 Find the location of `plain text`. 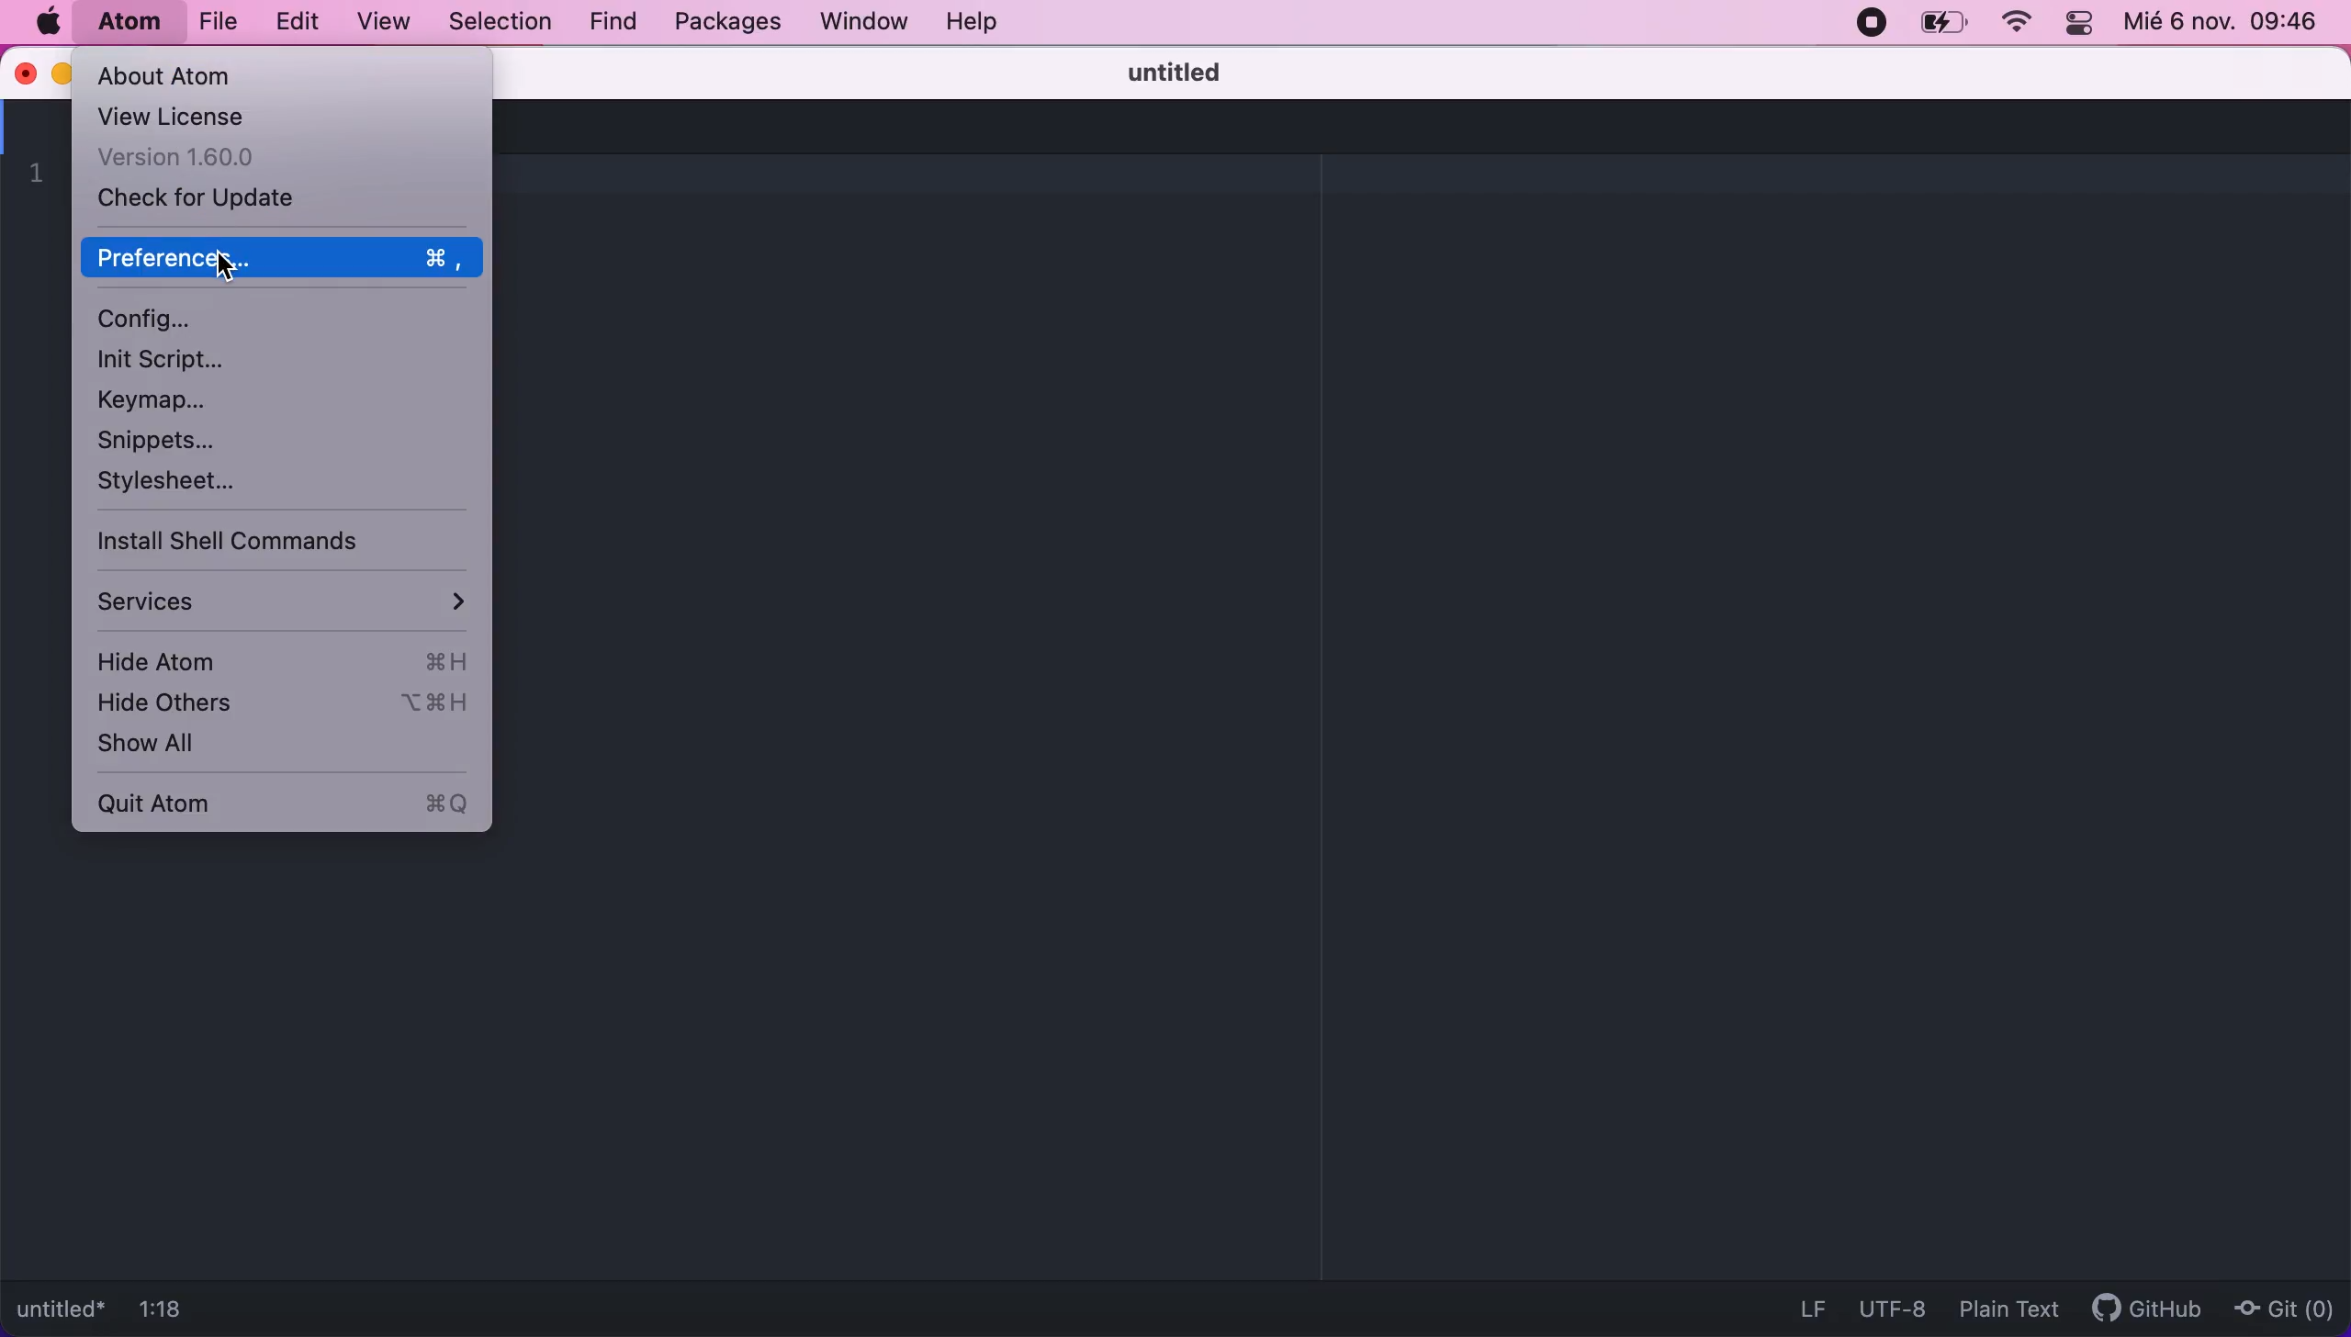

plain text is located at coordinates (2008, 1306).